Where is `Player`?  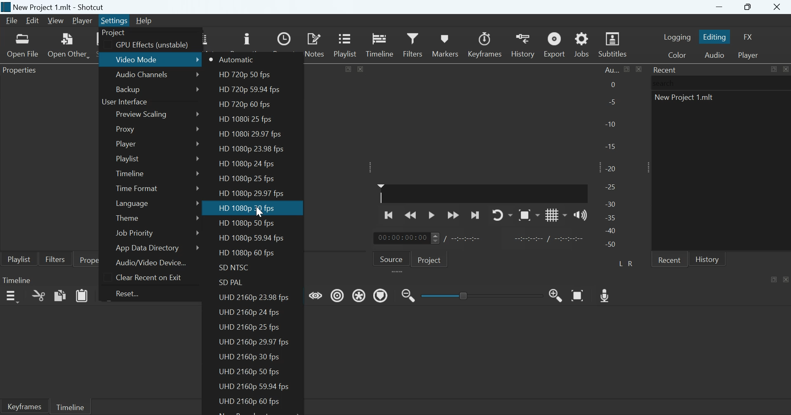
Player is located at coordinates (83, 21).